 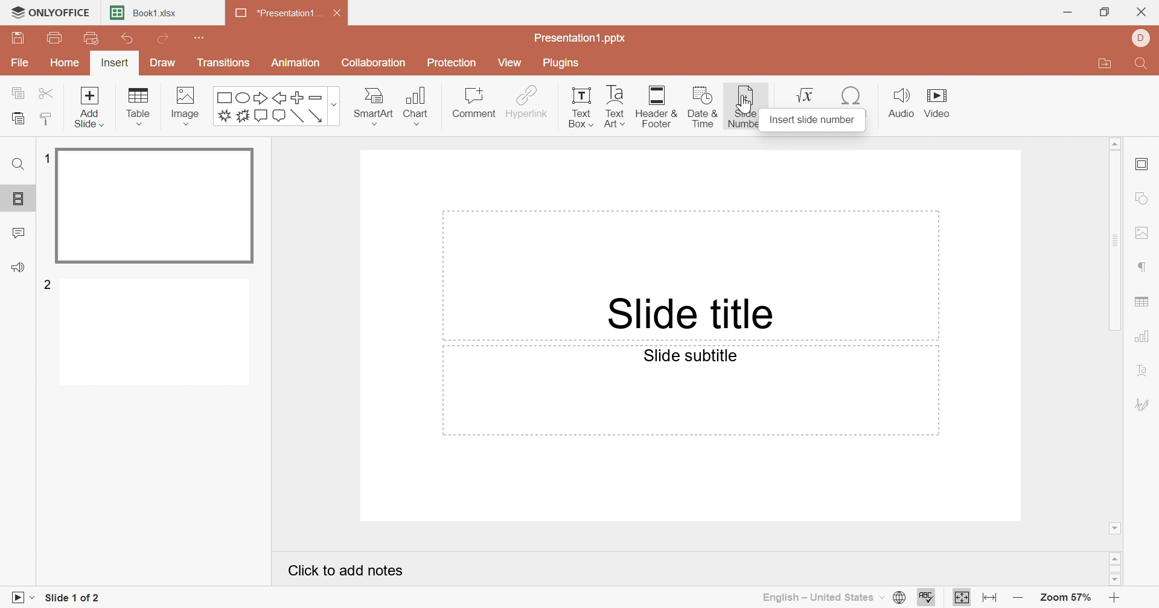 What do you see at coordinates (1117, 569) in the screenshot?
I see `Scroll Bar` at bounding box center [1117, 569].